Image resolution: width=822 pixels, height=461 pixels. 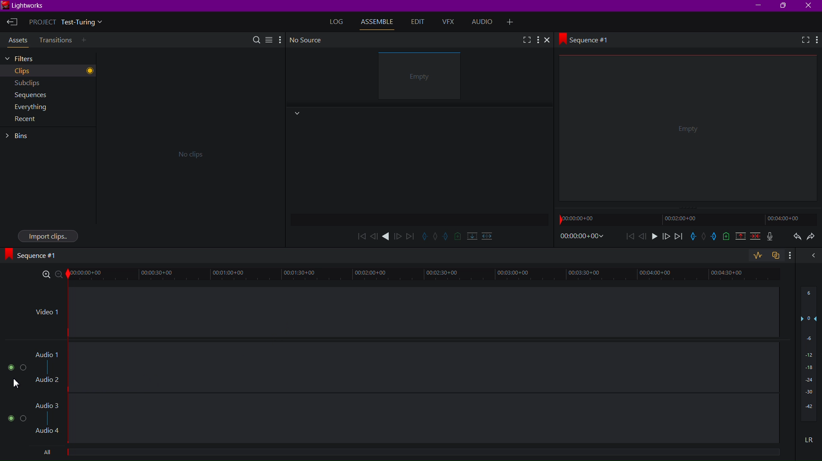 What do you see at coordinates (15, 383) in the screenshot?
I see `cursor` at bounding box center [15, 383].